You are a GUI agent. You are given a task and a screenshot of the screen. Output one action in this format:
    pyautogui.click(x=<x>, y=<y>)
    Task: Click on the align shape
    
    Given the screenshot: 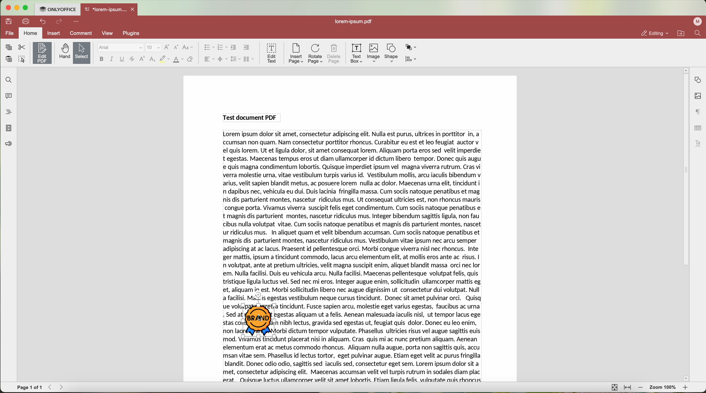 What is the action you would take?
    pyautogui.click(x=412, y=59)
    